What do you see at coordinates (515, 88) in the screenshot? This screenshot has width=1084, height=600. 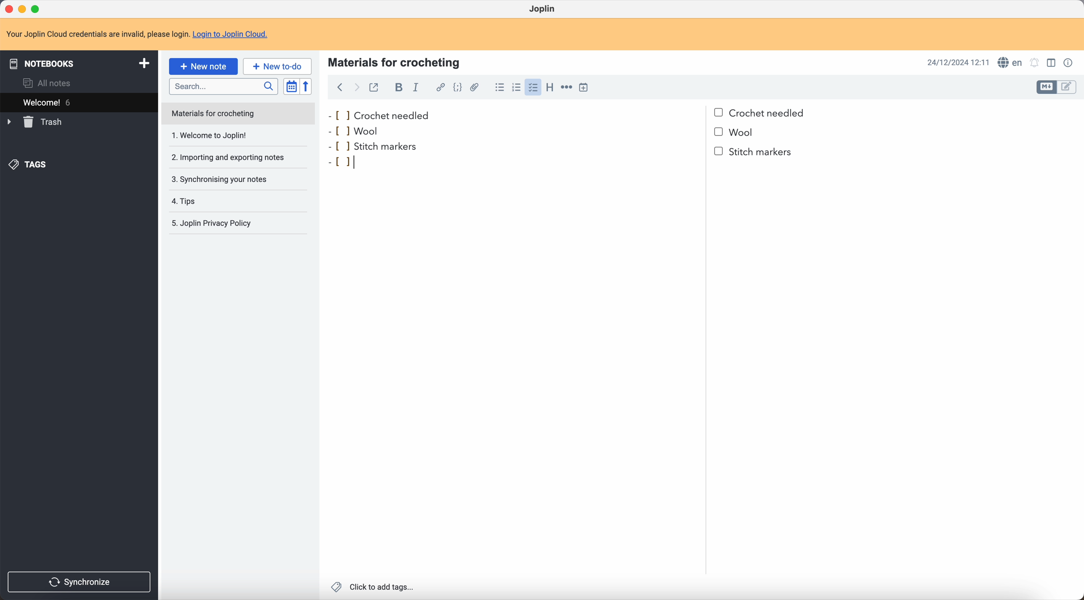 I see `numbered list` at bounding box center [515, 88].